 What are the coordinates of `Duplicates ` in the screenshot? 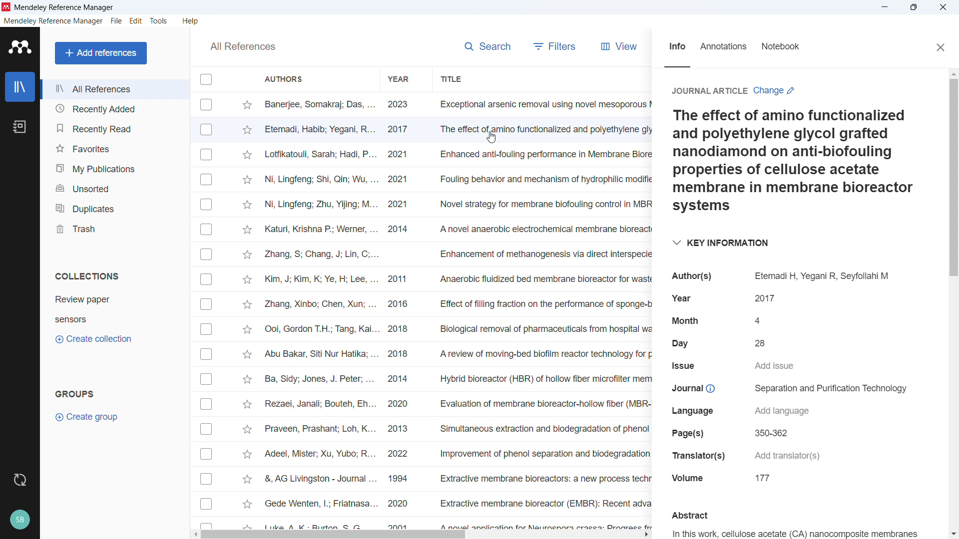 It's located at (113, 206).